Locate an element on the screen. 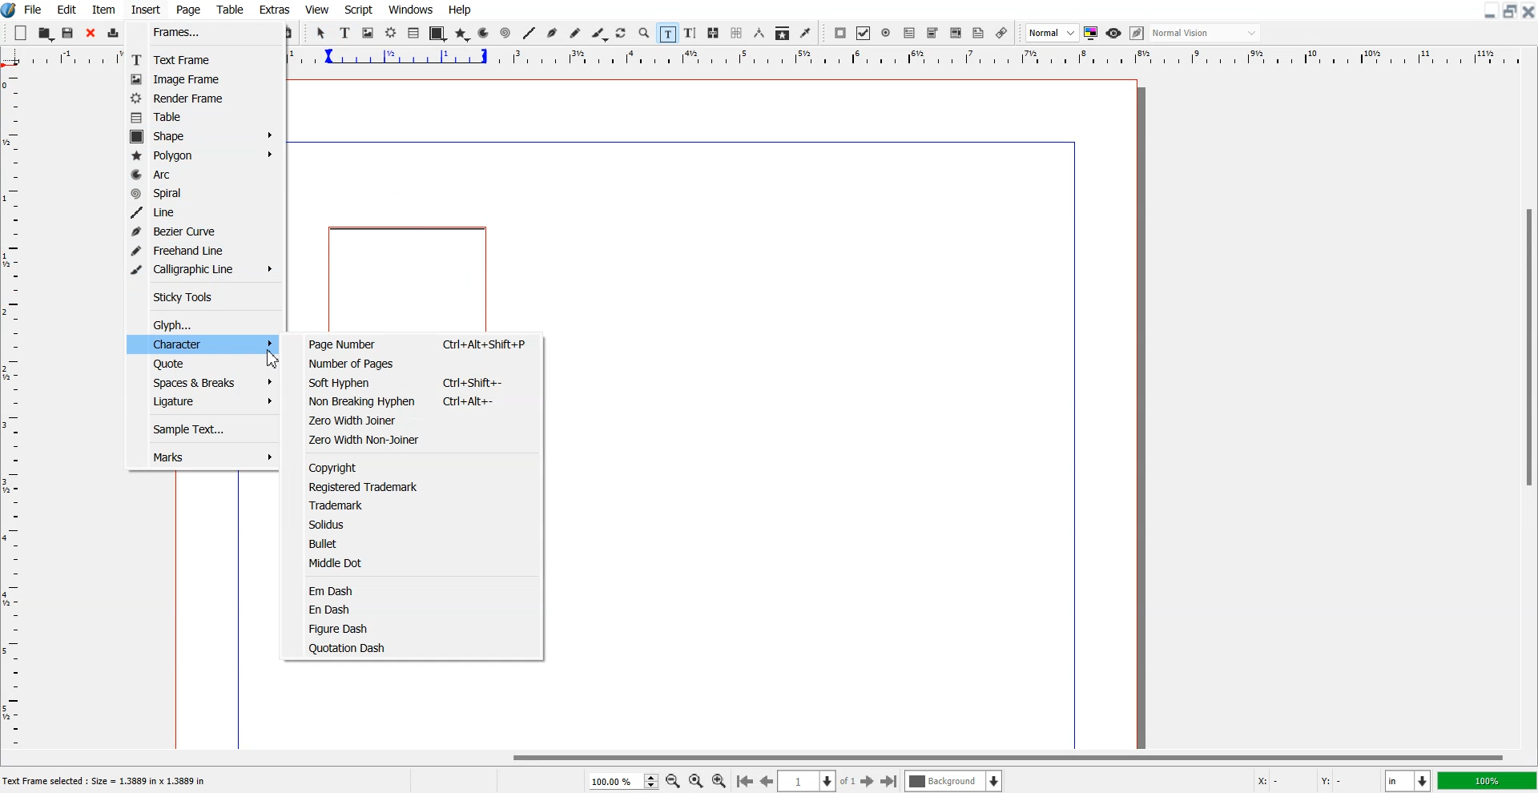 Image resolution: width=1538 pixels, height=793 pixels. Registered Trademark is located at coordinates (417, 487).